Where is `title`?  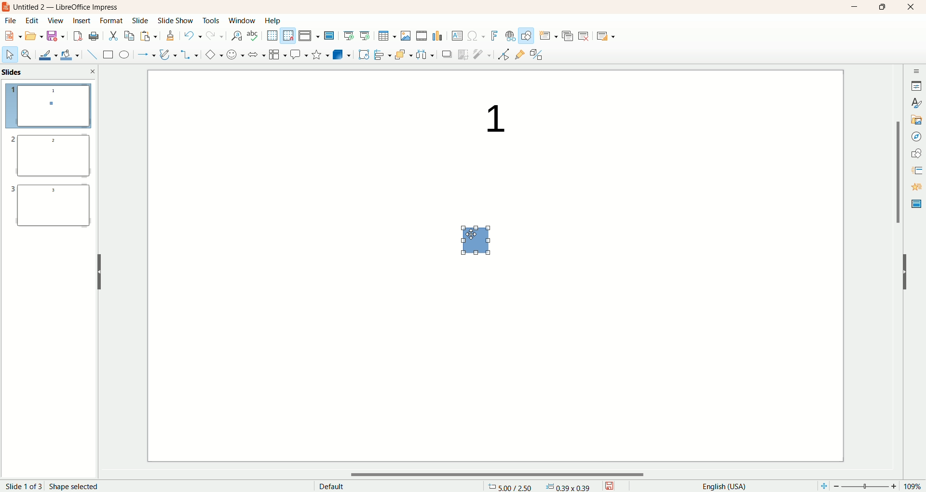
title is located at coordinates (71, 7).